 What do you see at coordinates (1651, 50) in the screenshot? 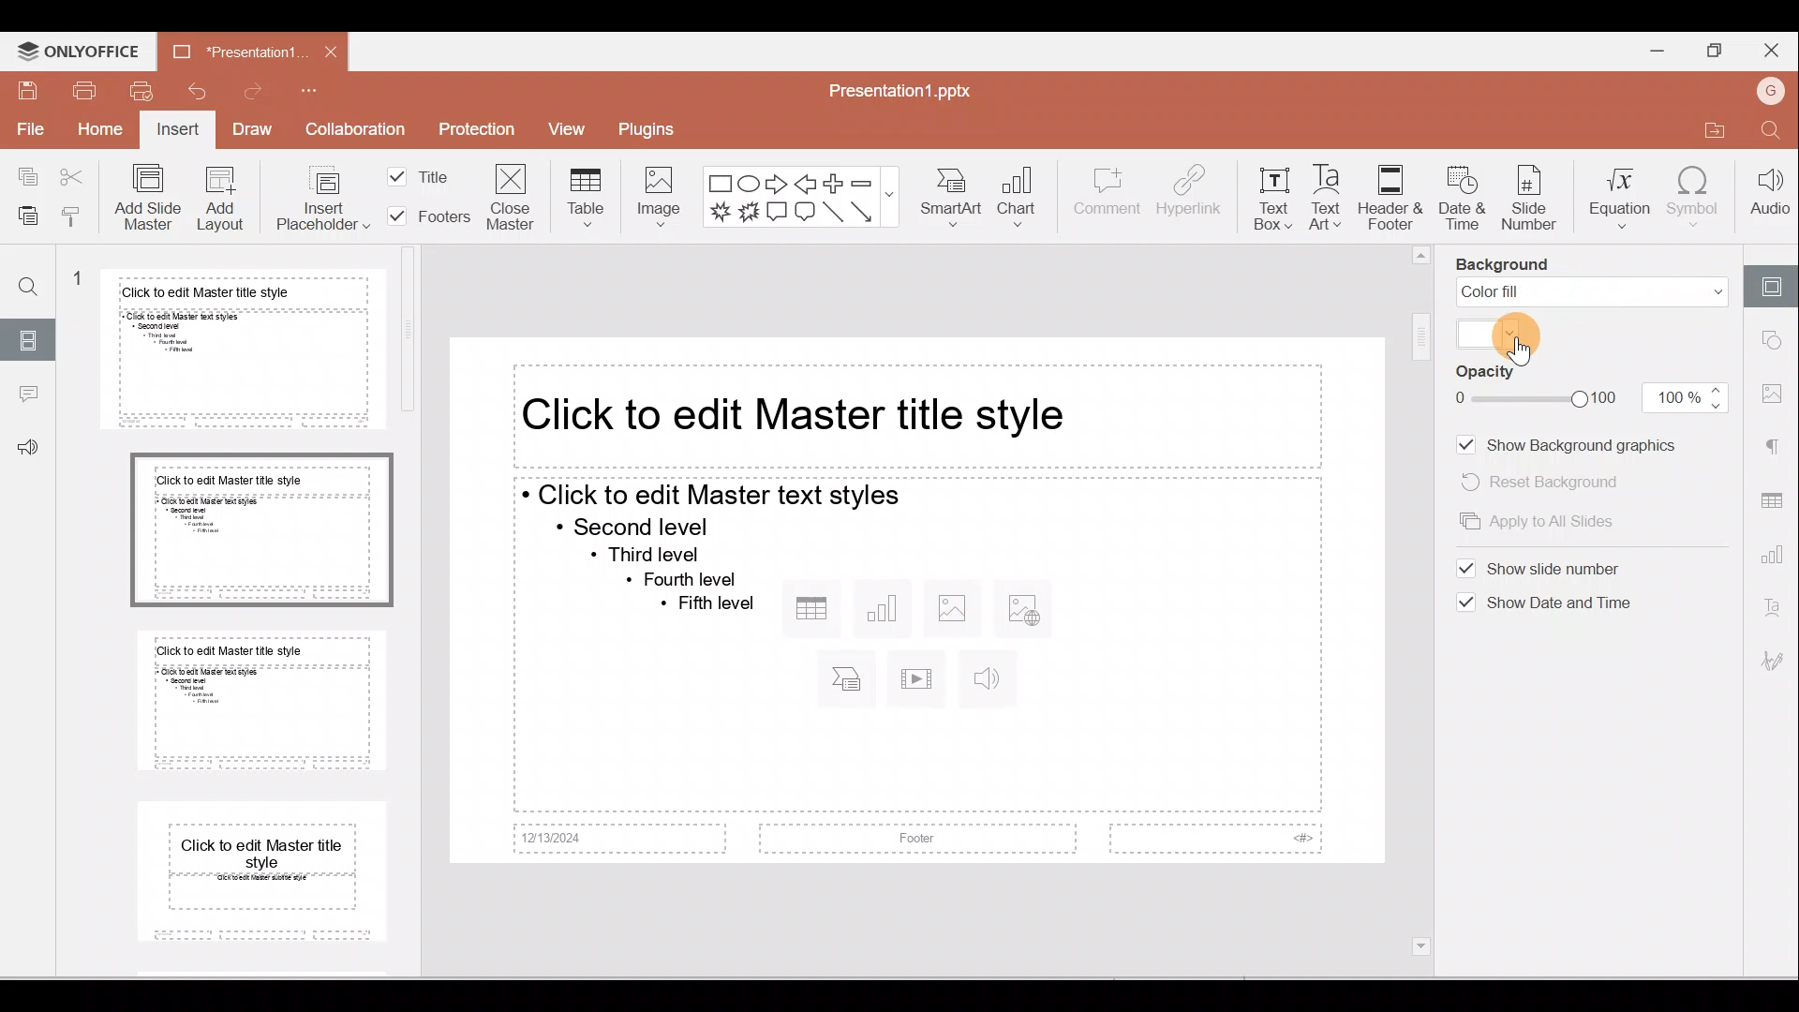
I see `Minimise` at bounding box center [1651, 50].